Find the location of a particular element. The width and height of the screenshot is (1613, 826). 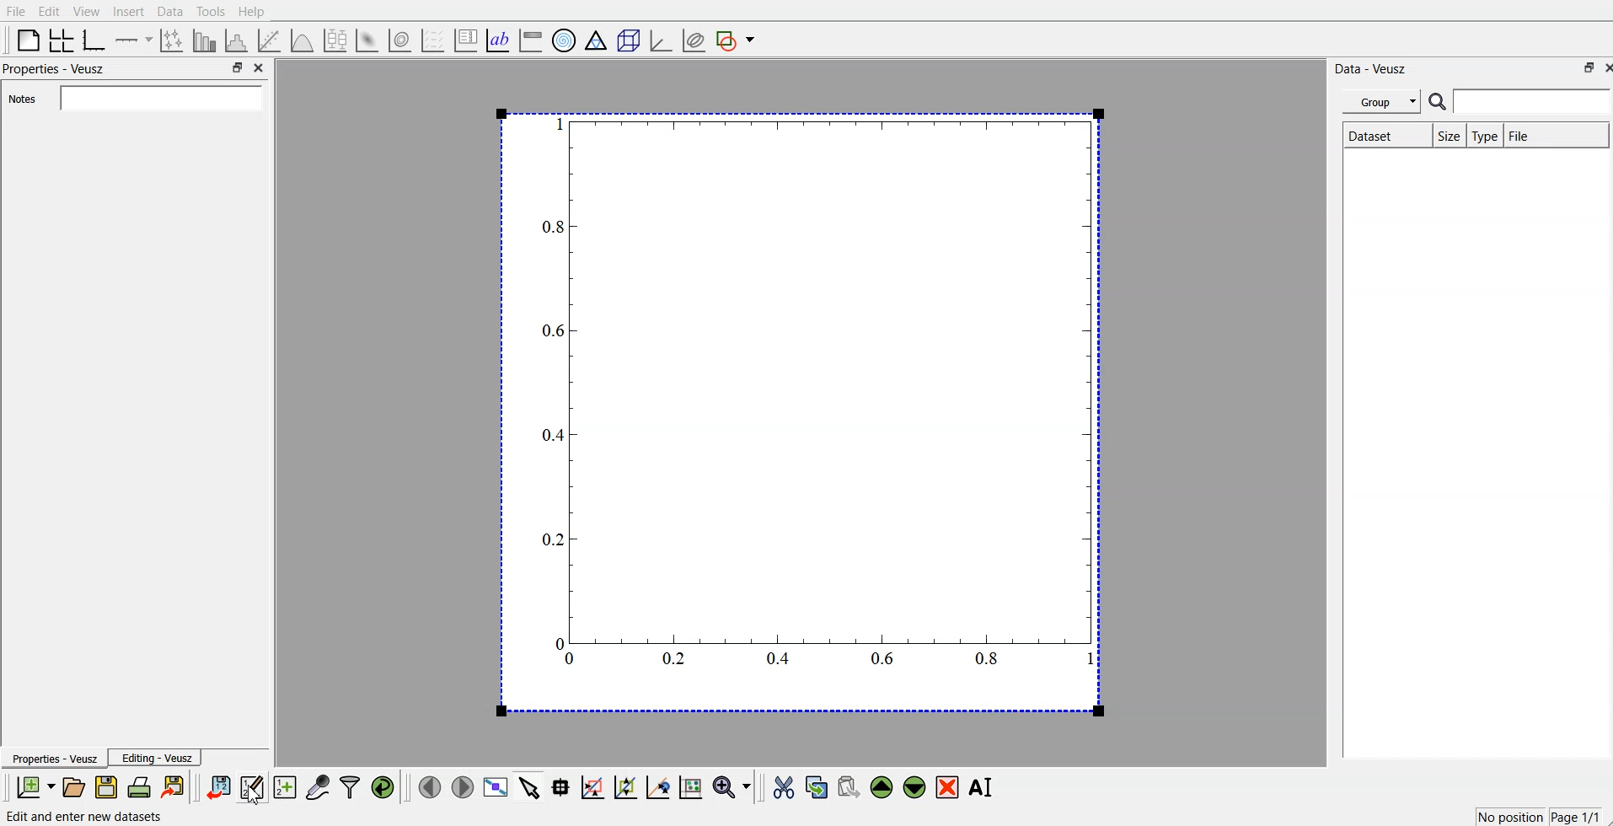

histogram is located at coordinates (238, 39).